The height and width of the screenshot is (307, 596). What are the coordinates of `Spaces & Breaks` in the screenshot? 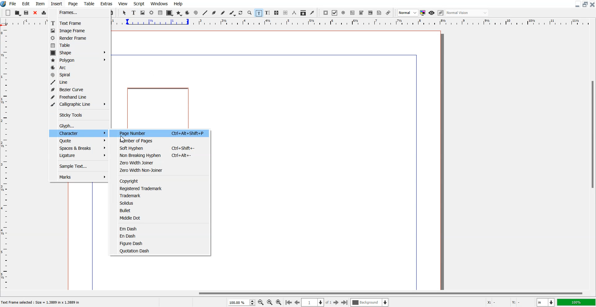 It's located at (78, 147).